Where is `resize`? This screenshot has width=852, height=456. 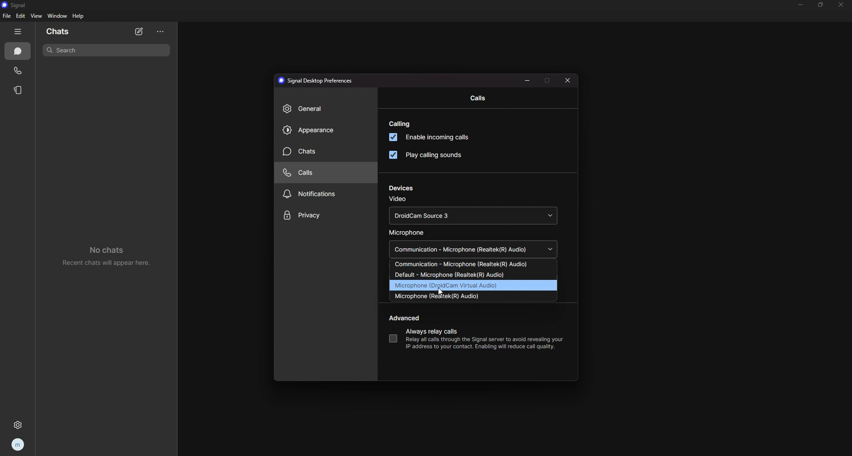
resize is located at coordinates (527, 81).